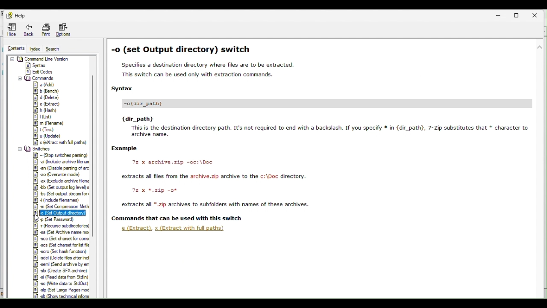 This screenshot has height=308, width=547. What do you see at coordinates (41, 218) in the screenshot?
I see `cursor` at bounding box center [41, 218].